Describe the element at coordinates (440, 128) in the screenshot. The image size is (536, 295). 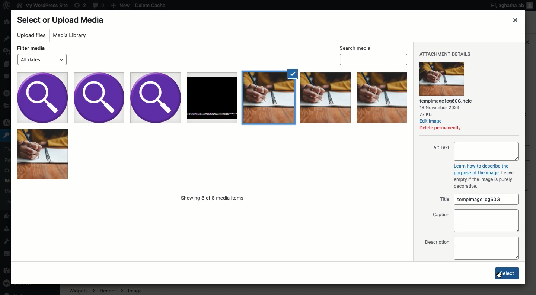
I see `Delete permanently` at that location.